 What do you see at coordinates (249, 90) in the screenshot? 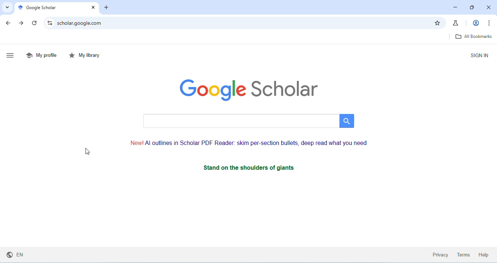
I see `google scholar logo` at bounding box center [249, 90].